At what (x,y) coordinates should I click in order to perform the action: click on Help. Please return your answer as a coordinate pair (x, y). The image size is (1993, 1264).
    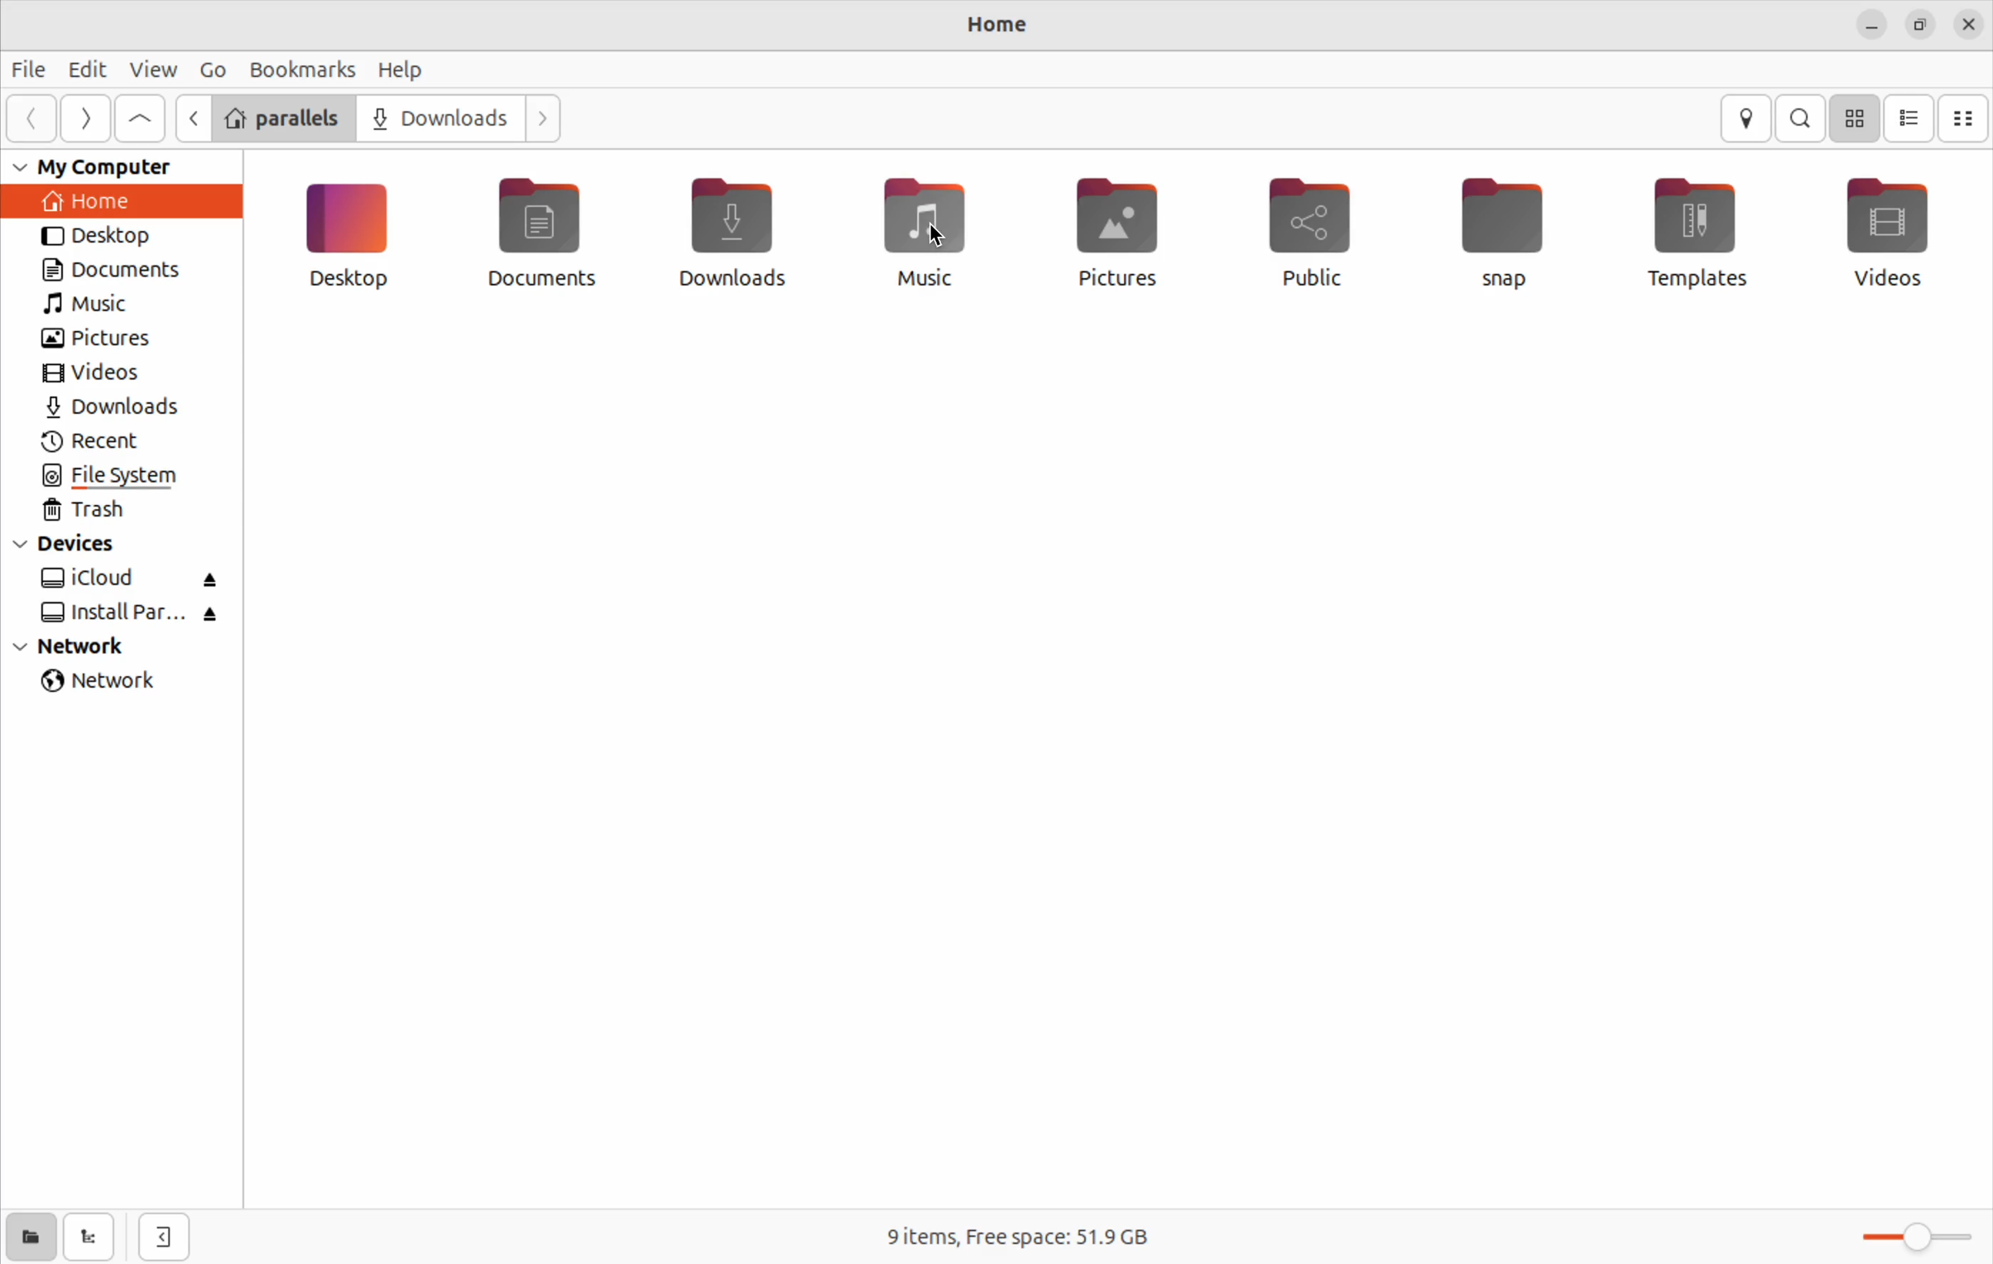
    Looking at the image, I should click on (403, 70).